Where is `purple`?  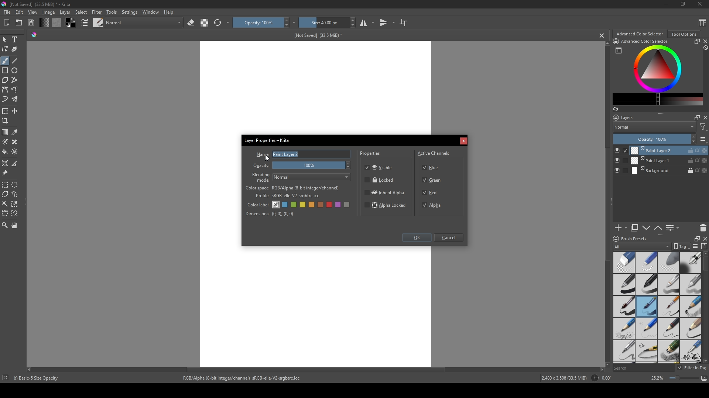
purple is located at coordinates (339, 205).